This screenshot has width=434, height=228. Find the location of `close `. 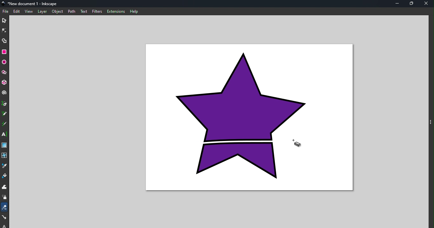

close  is located at coordinates (428, 4).